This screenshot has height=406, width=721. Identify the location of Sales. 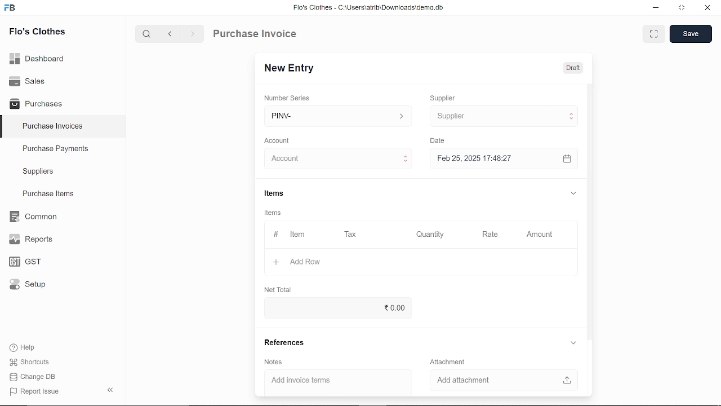
(27, 80).